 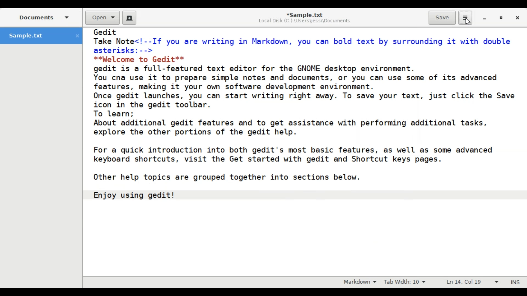 What do you see at coordinates (500, 18) in the screenshot?
I see `restore` at bounding box center [500, 18].